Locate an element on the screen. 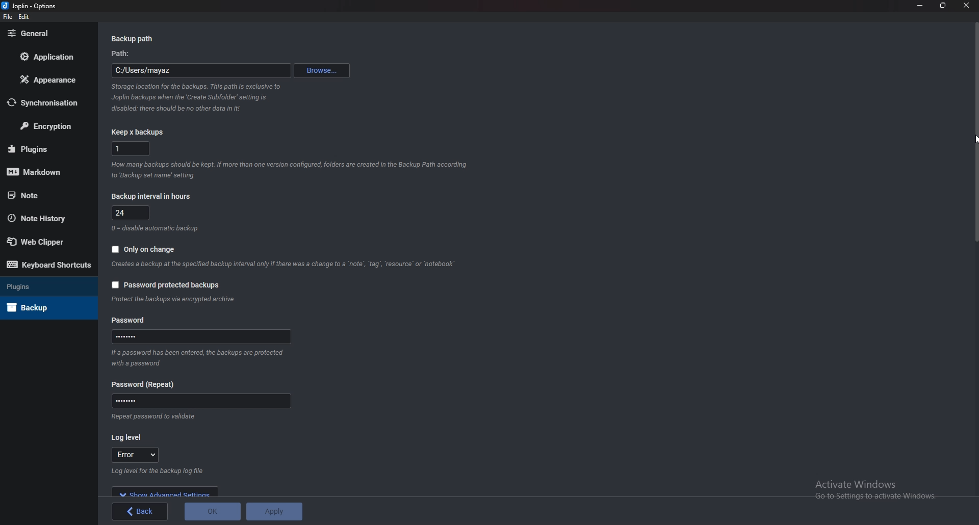 Image resolution: width=979 pixels, height=525 pixels. Info is located at coordinates (160, 228).